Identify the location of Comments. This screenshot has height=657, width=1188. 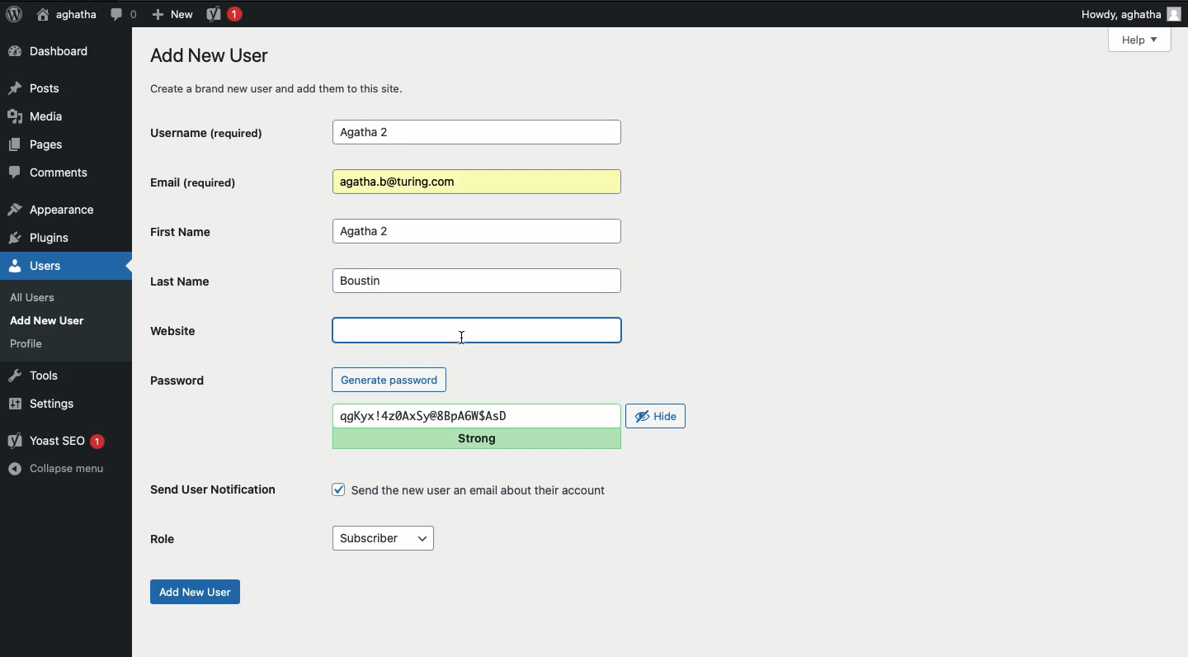
(50, 175).